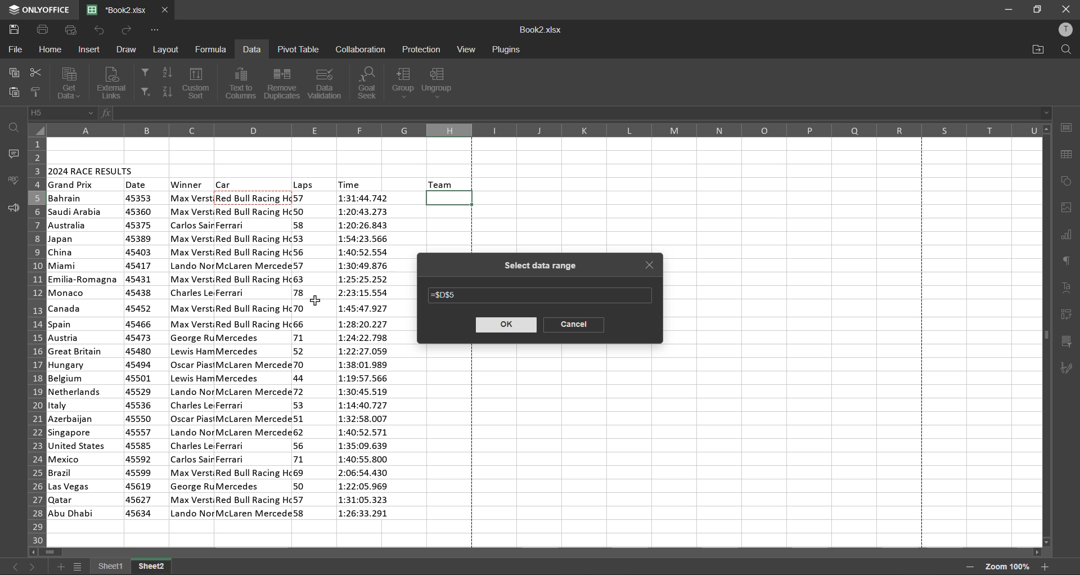  What do you see at coordinates (17, 30) in the screenshot?
I see `save` at bounding box center [17, 30].